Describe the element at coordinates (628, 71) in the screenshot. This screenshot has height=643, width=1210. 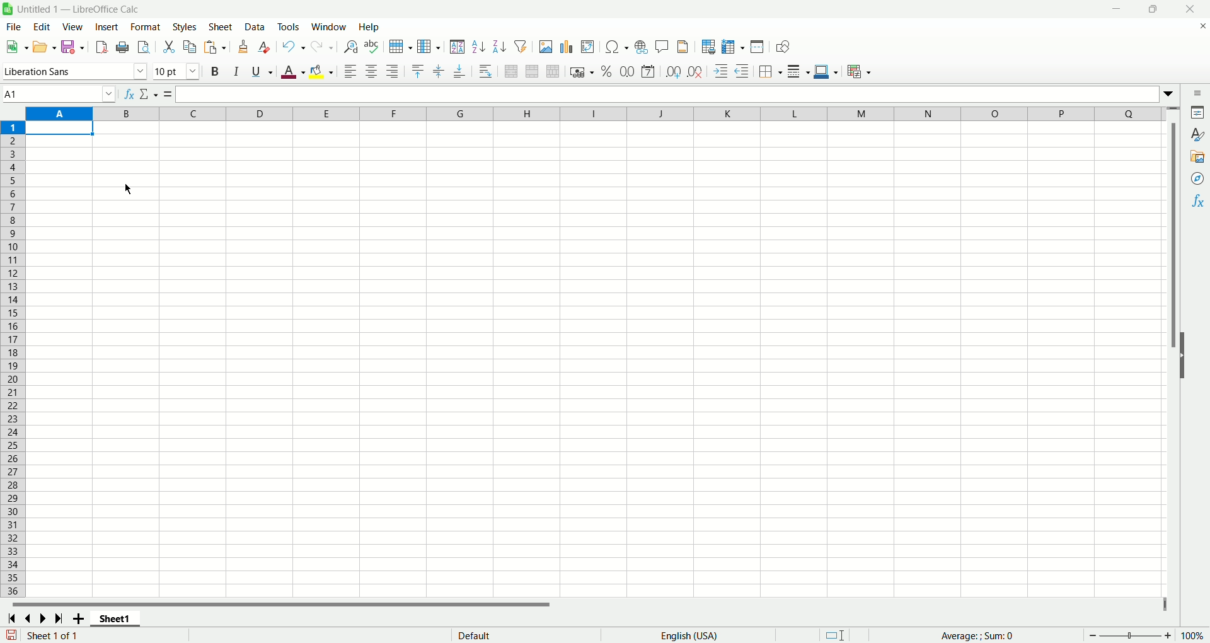
I see `format as number` at that location.